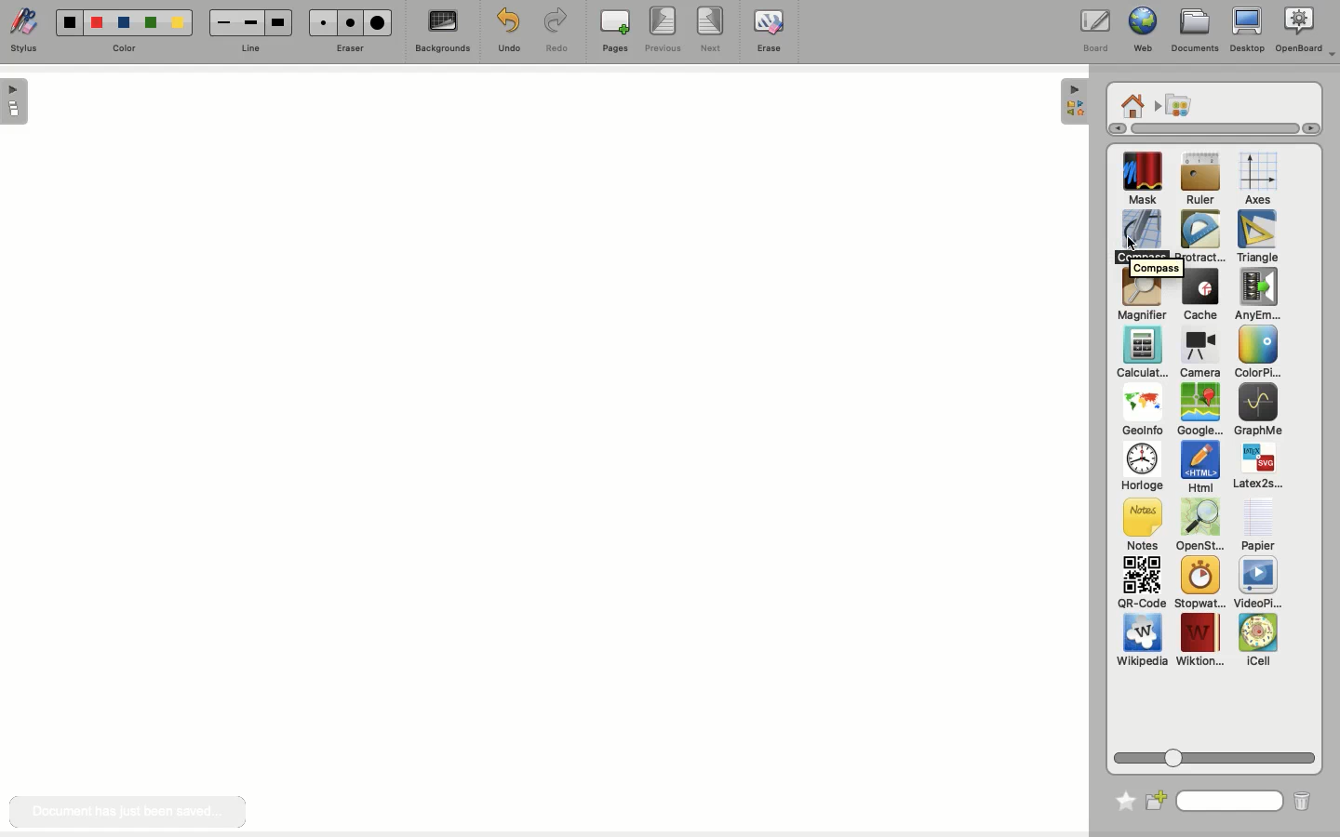 The image size is (1340, 837). I want to click on Camera, so click(1199, 353).